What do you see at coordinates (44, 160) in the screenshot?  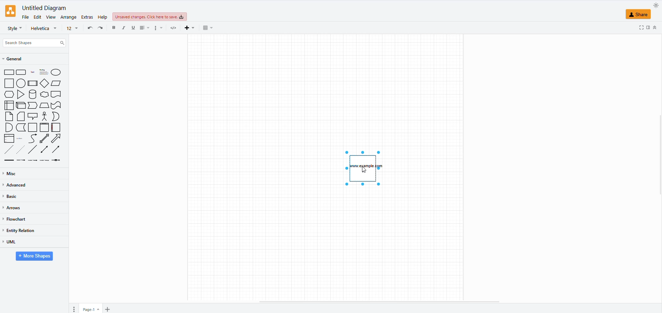 I see `connector with 3 labels ` at bounding box center [44, 160].